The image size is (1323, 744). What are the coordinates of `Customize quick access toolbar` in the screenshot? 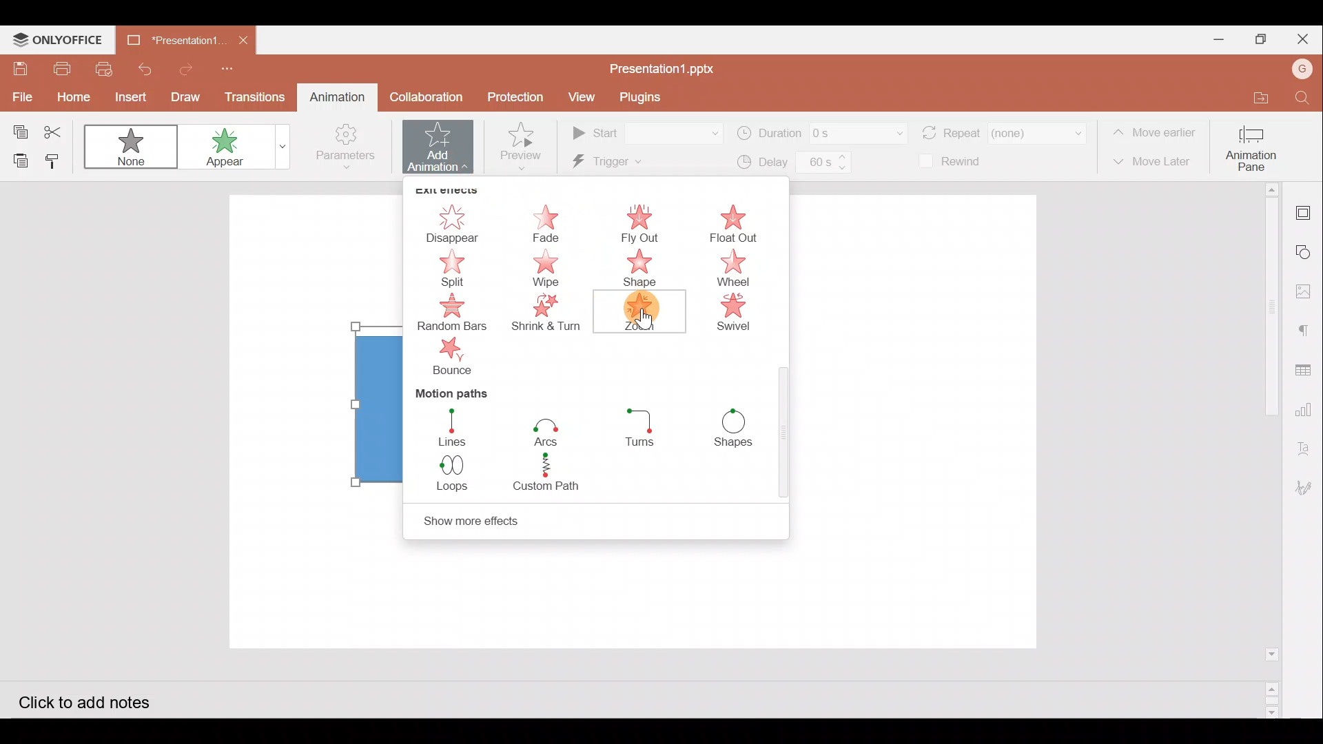 It's located at (225, 66).